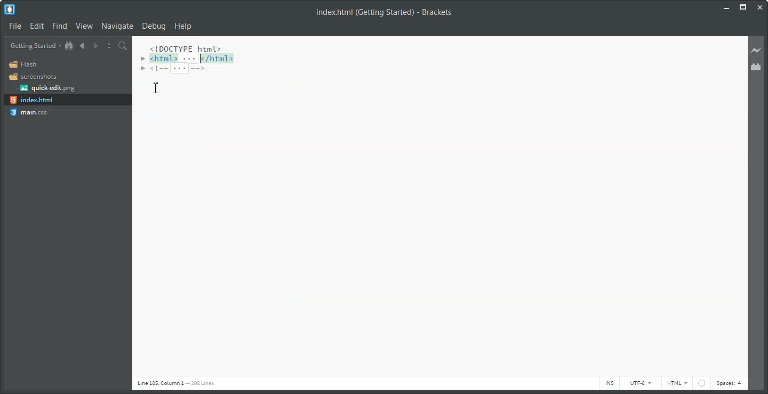 Image resolution: width=768 pixels, height=394 pixels. I want to click on Show in the file tree, so click(69, 45).